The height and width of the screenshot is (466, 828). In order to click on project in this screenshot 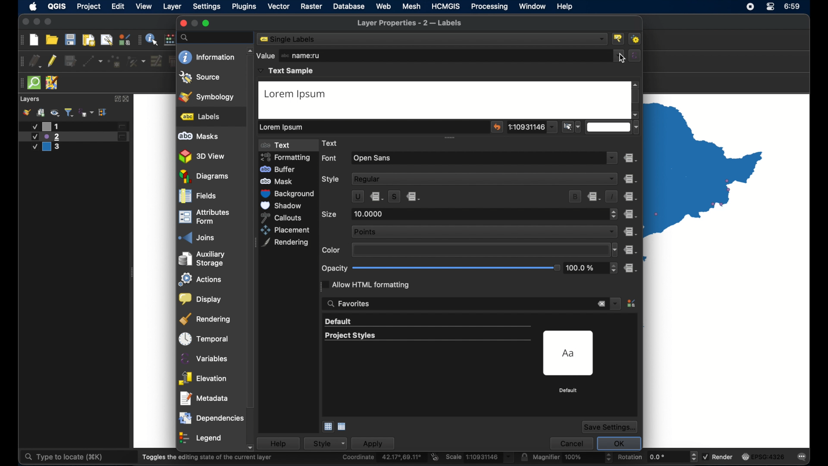, I will do `click(88, 6)`.